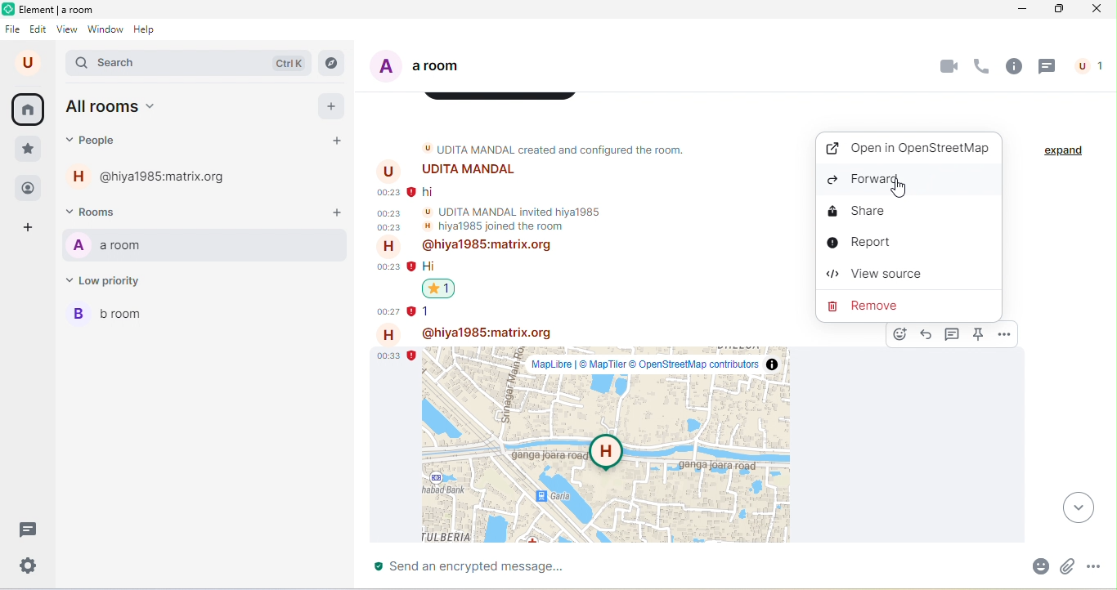  I want to click on hiya1985 joined the room, so click(494, 226).